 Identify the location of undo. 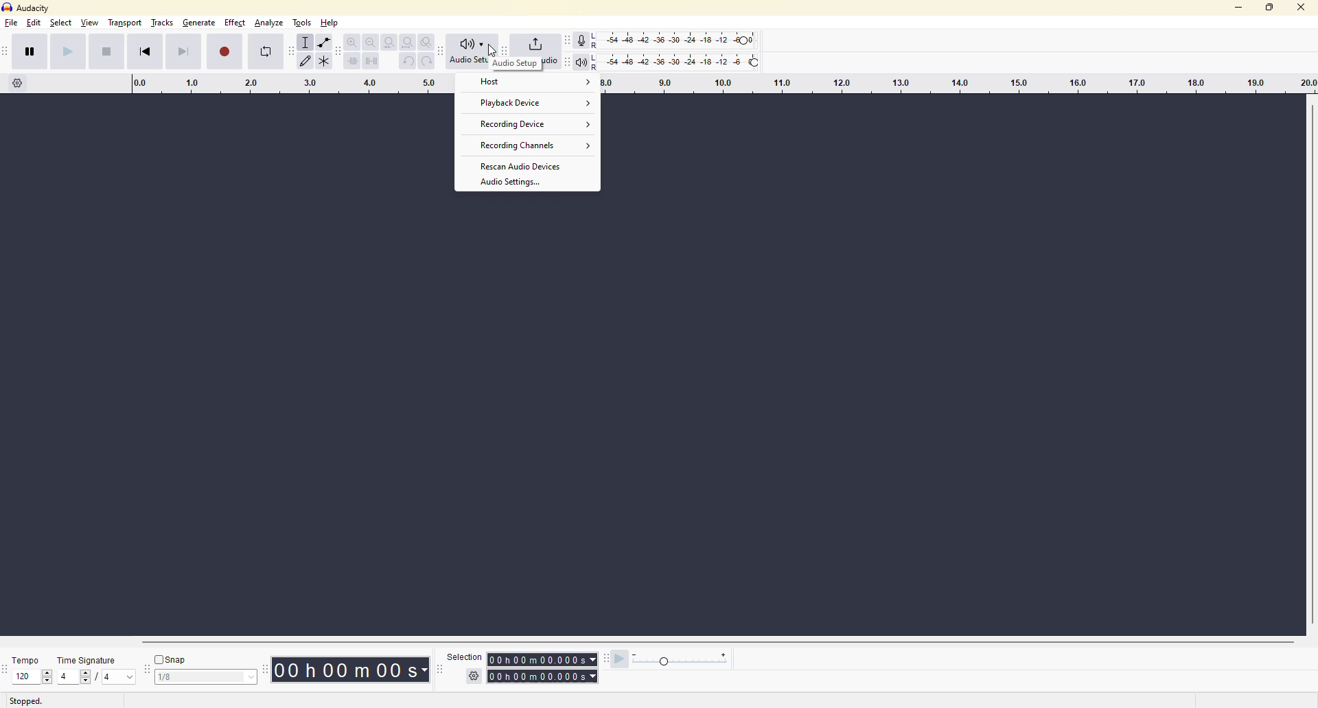
(407, 60).